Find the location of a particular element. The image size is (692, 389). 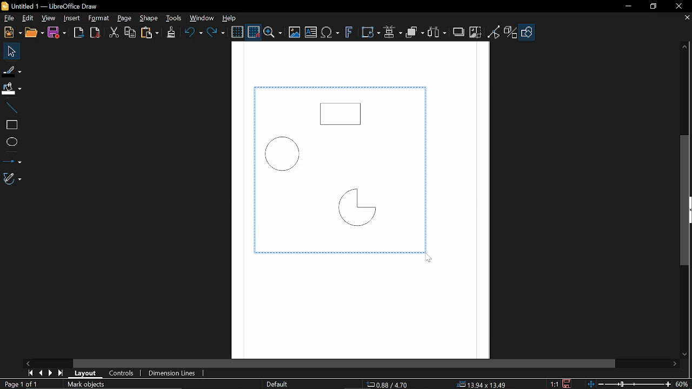

Redo is located at coordinates (216, 33).